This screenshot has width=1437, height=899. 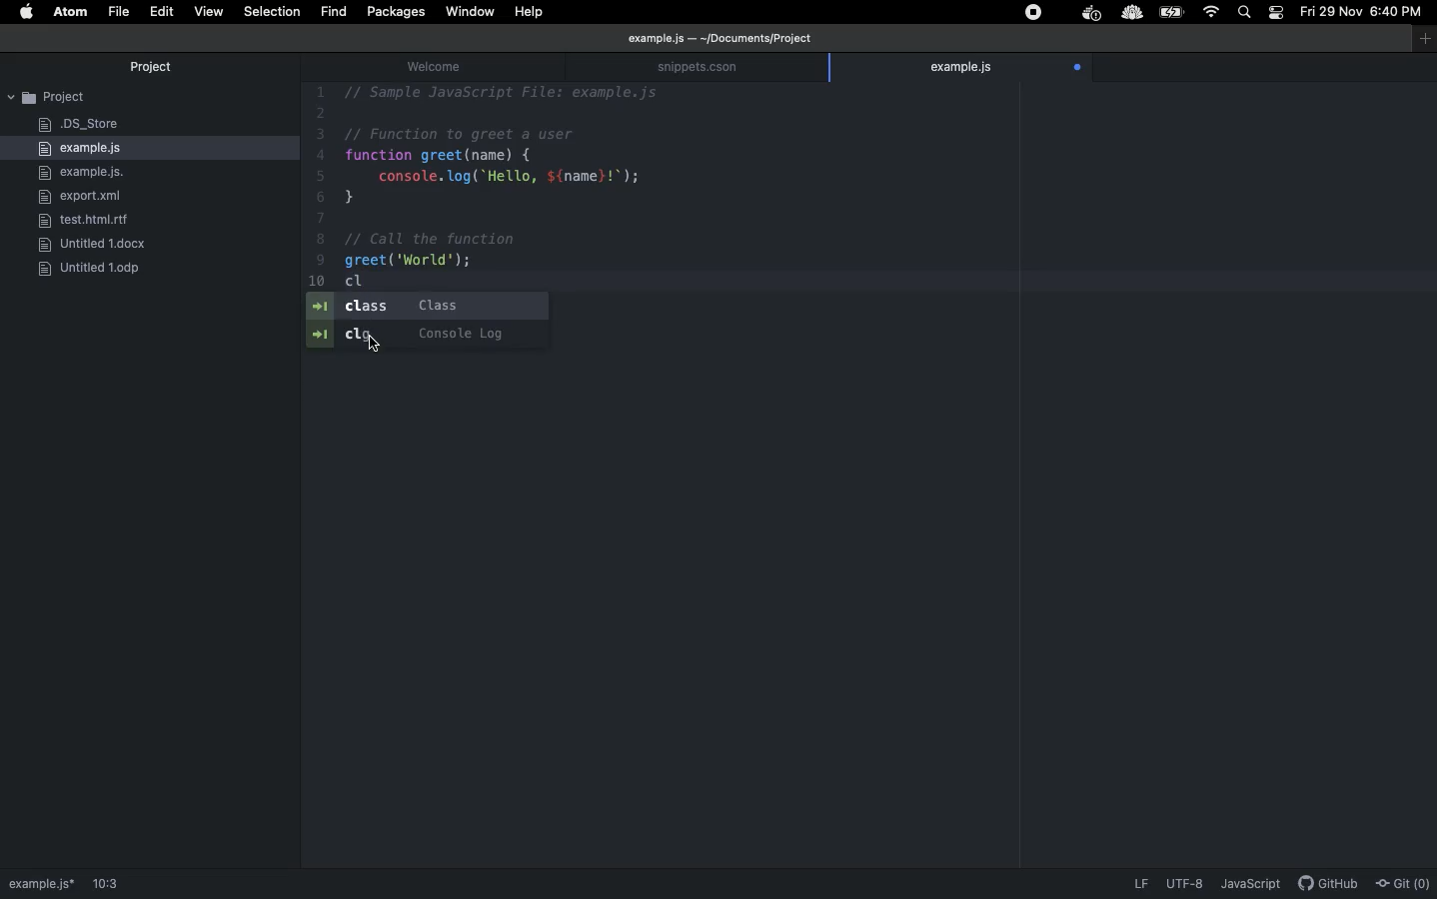 What do you see at coordinates (94, 243) in the screenshot?
I see `docx` at bounding box center [94, 243].